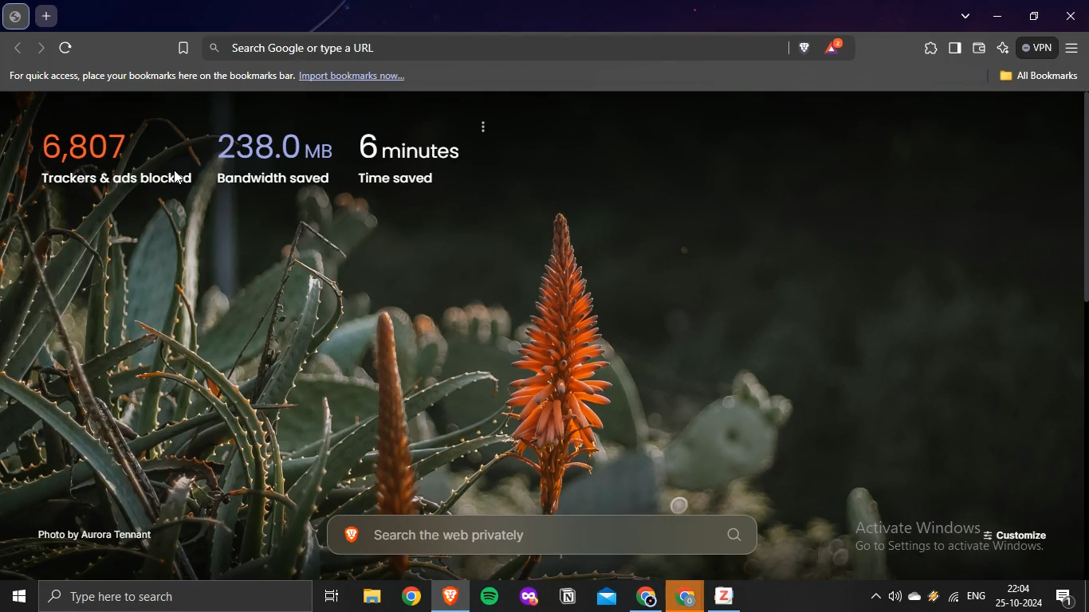  Describe the element at coordinates (375, 596) in the screenshot. I see `file explorer` at that location.